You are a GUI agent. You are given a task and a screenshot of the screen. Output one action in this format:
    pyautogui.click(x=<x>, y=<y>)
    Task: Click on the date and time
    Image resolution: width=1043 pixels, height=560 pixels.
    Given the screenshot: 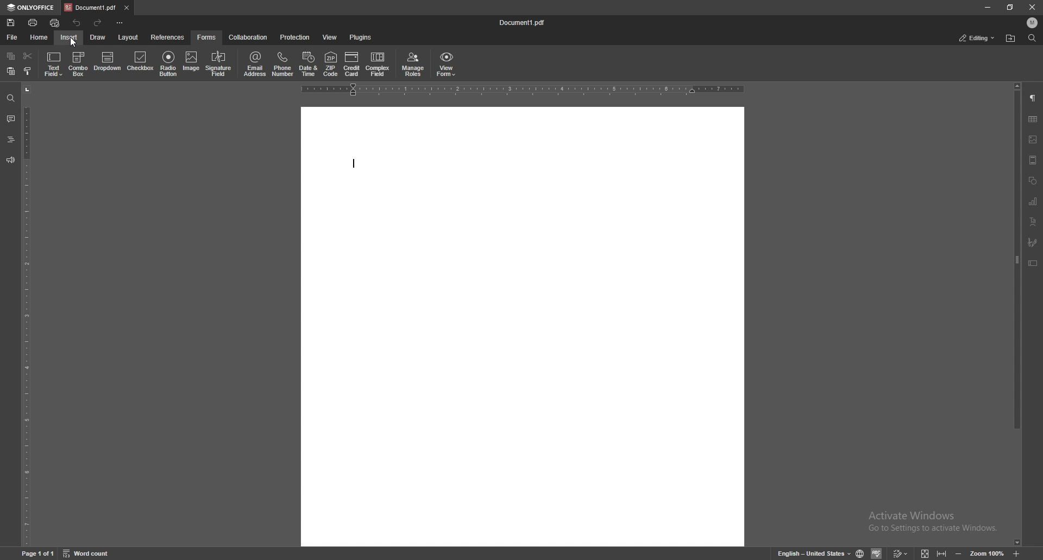 What is the action you would take?
    pyautogui.click(x=309, y=63)
    